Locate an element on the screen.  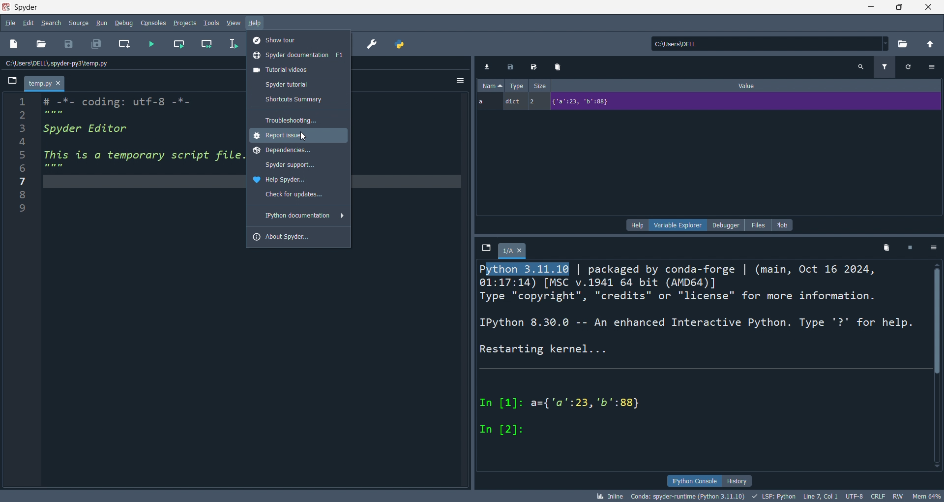
Download is located at coordinates (487, 67).